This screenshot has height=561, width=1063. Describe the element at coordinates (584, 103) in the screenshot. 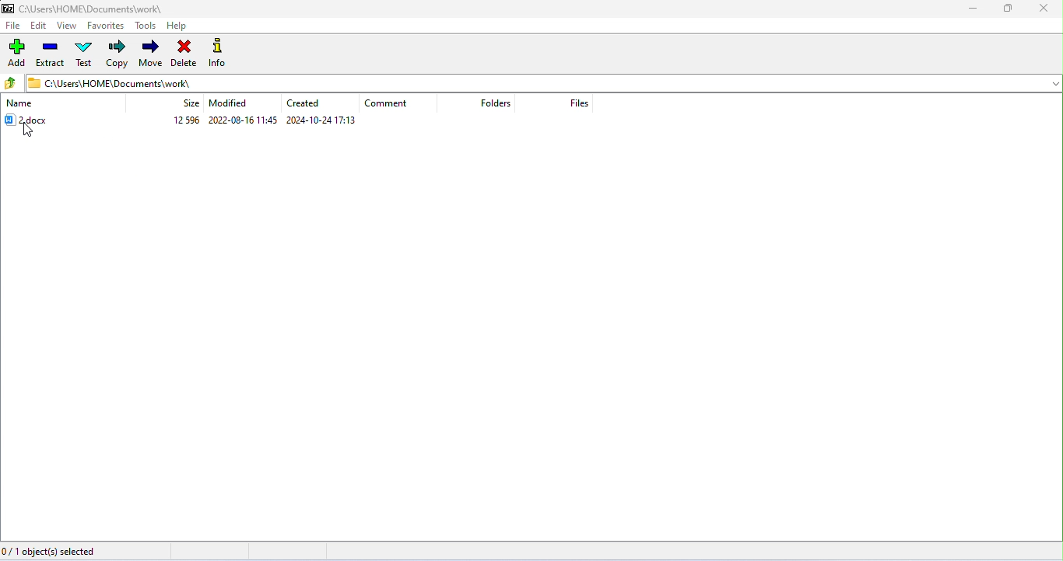

I see `files` at that location.